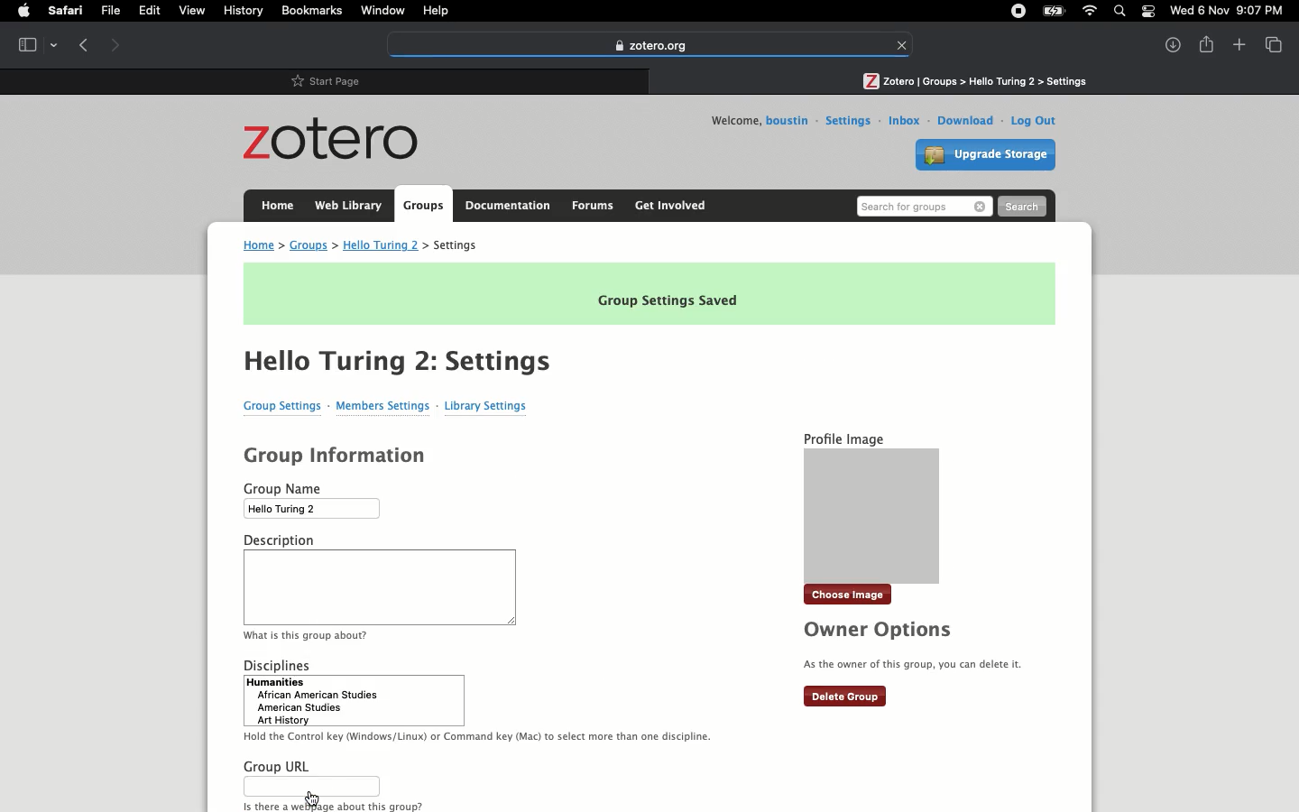 The height and width of the screenshot is (812, 1299). I want to click on Owner options, so click(918, 647).